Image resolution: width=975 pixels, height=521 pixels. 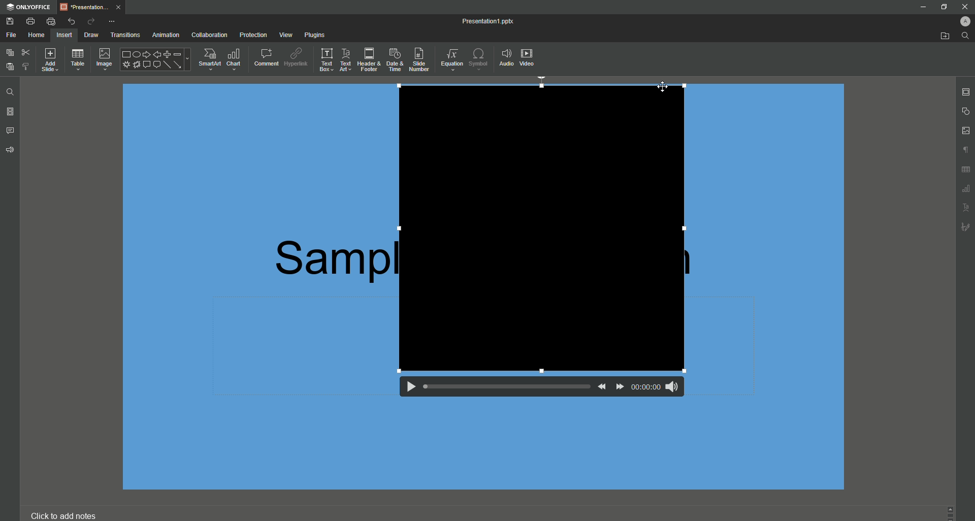 What do you see at coordinates (94, 6) in the screenshot?
I see `presentation...` at bounding box center [94, 6].